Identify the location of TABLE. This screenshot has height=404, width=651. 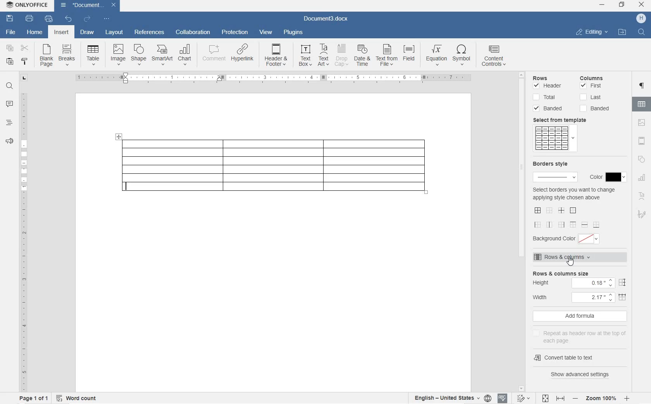
(93, 56).